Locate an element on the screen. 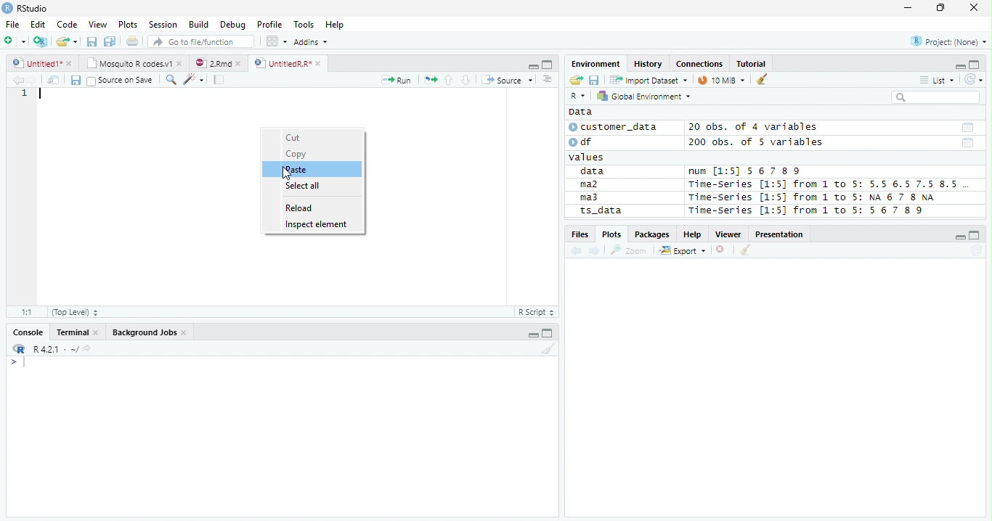  200 obs. of 5 variables is located at coordinates (754, 144).